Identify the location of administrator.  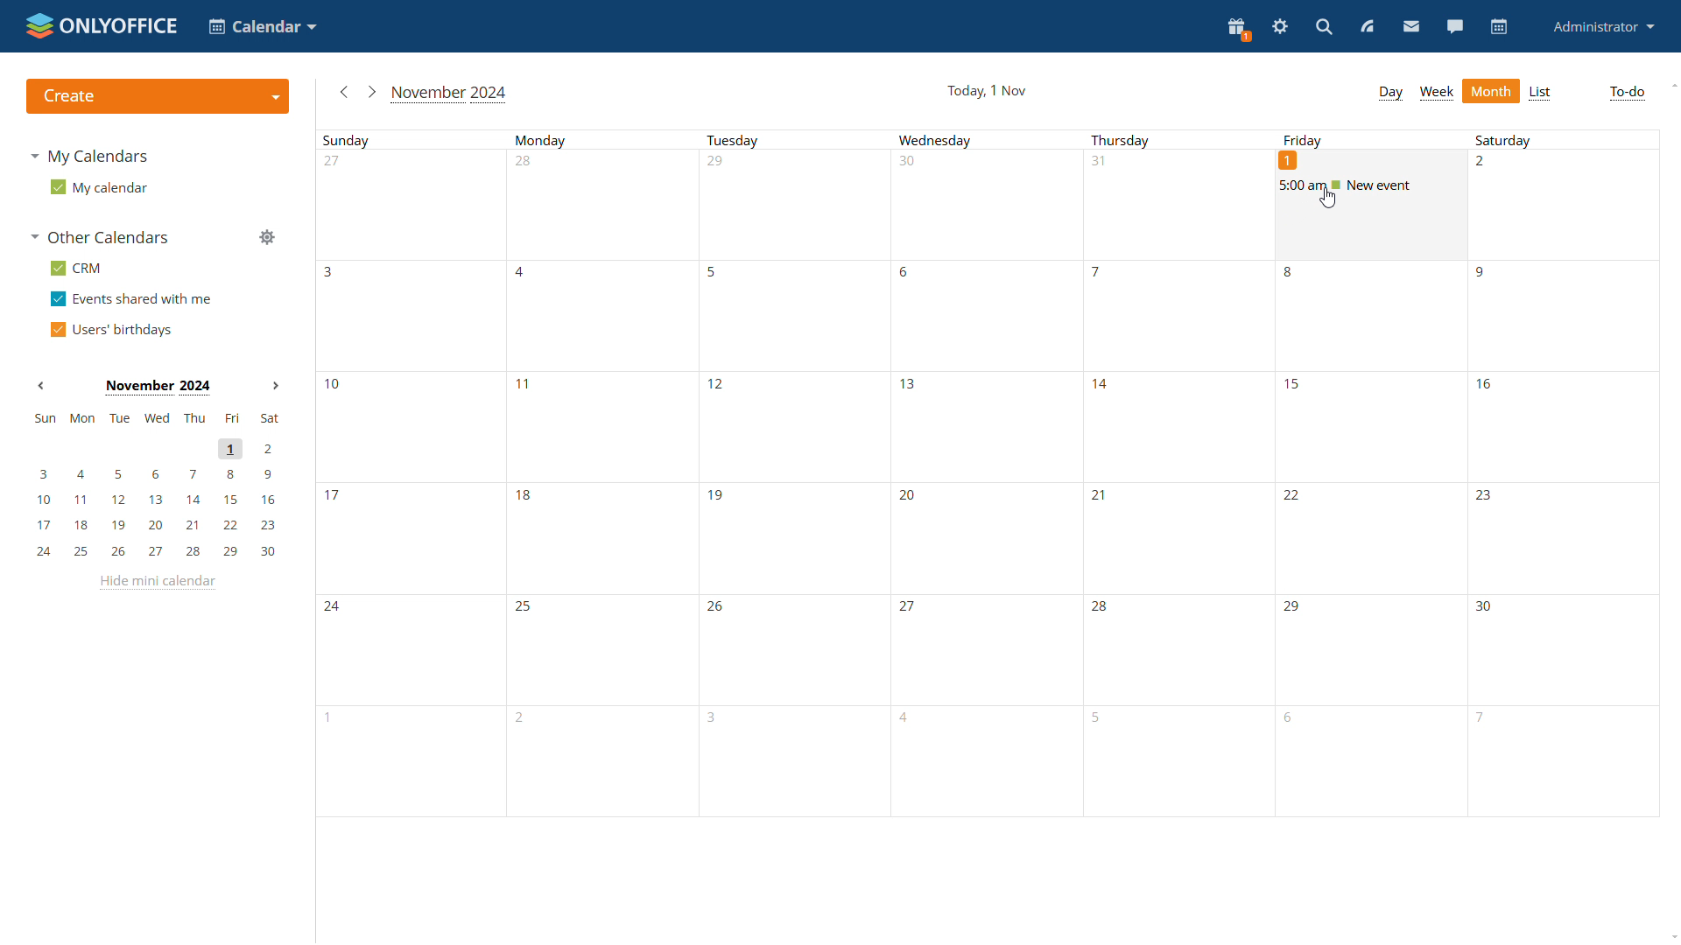
(1601, 28).